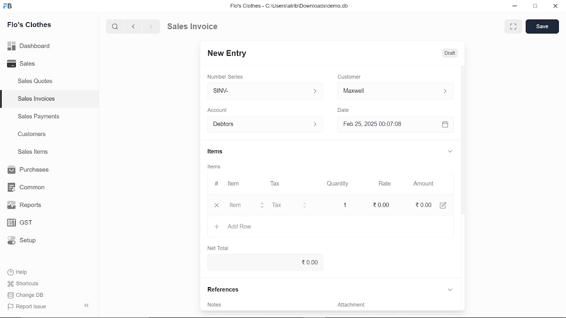 The image size is (566, 318). I want to click on Sales Quotes, so click(36, 82).